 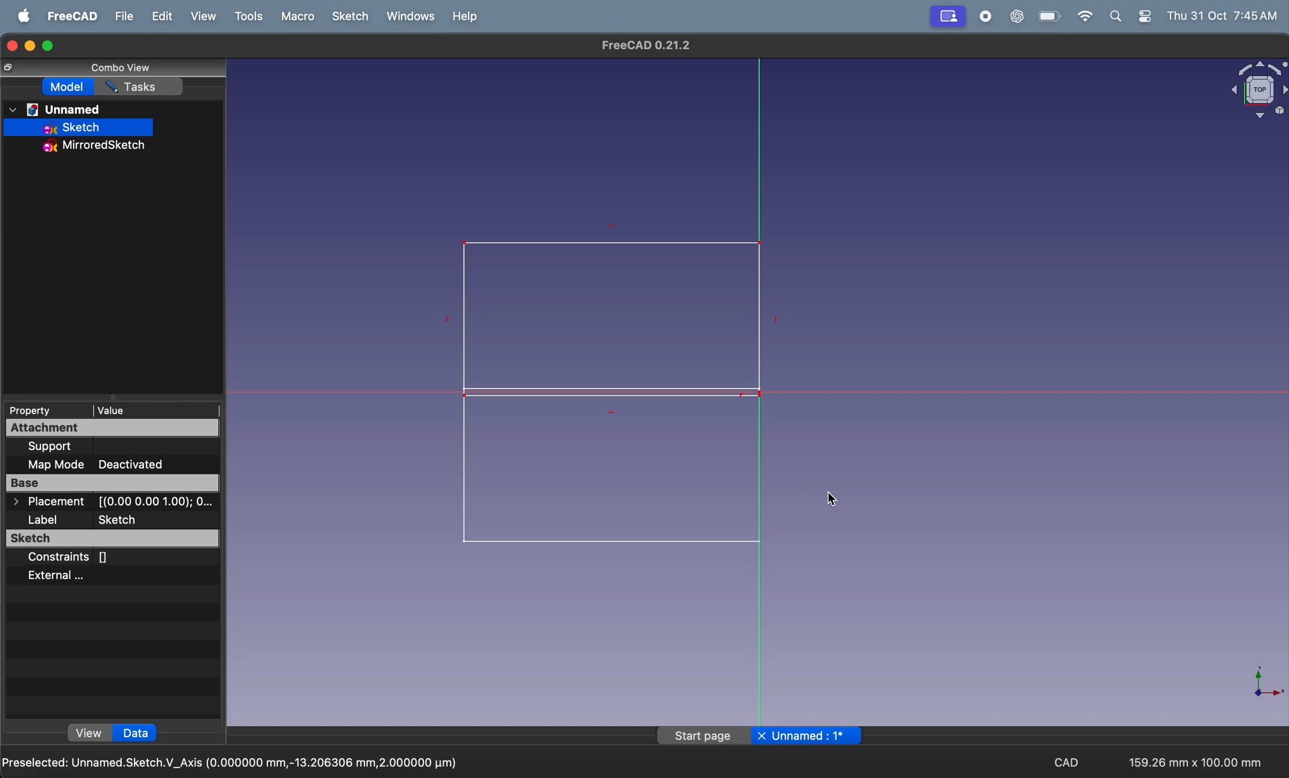 I want to click on rectangle, so click(x=601, y=308).